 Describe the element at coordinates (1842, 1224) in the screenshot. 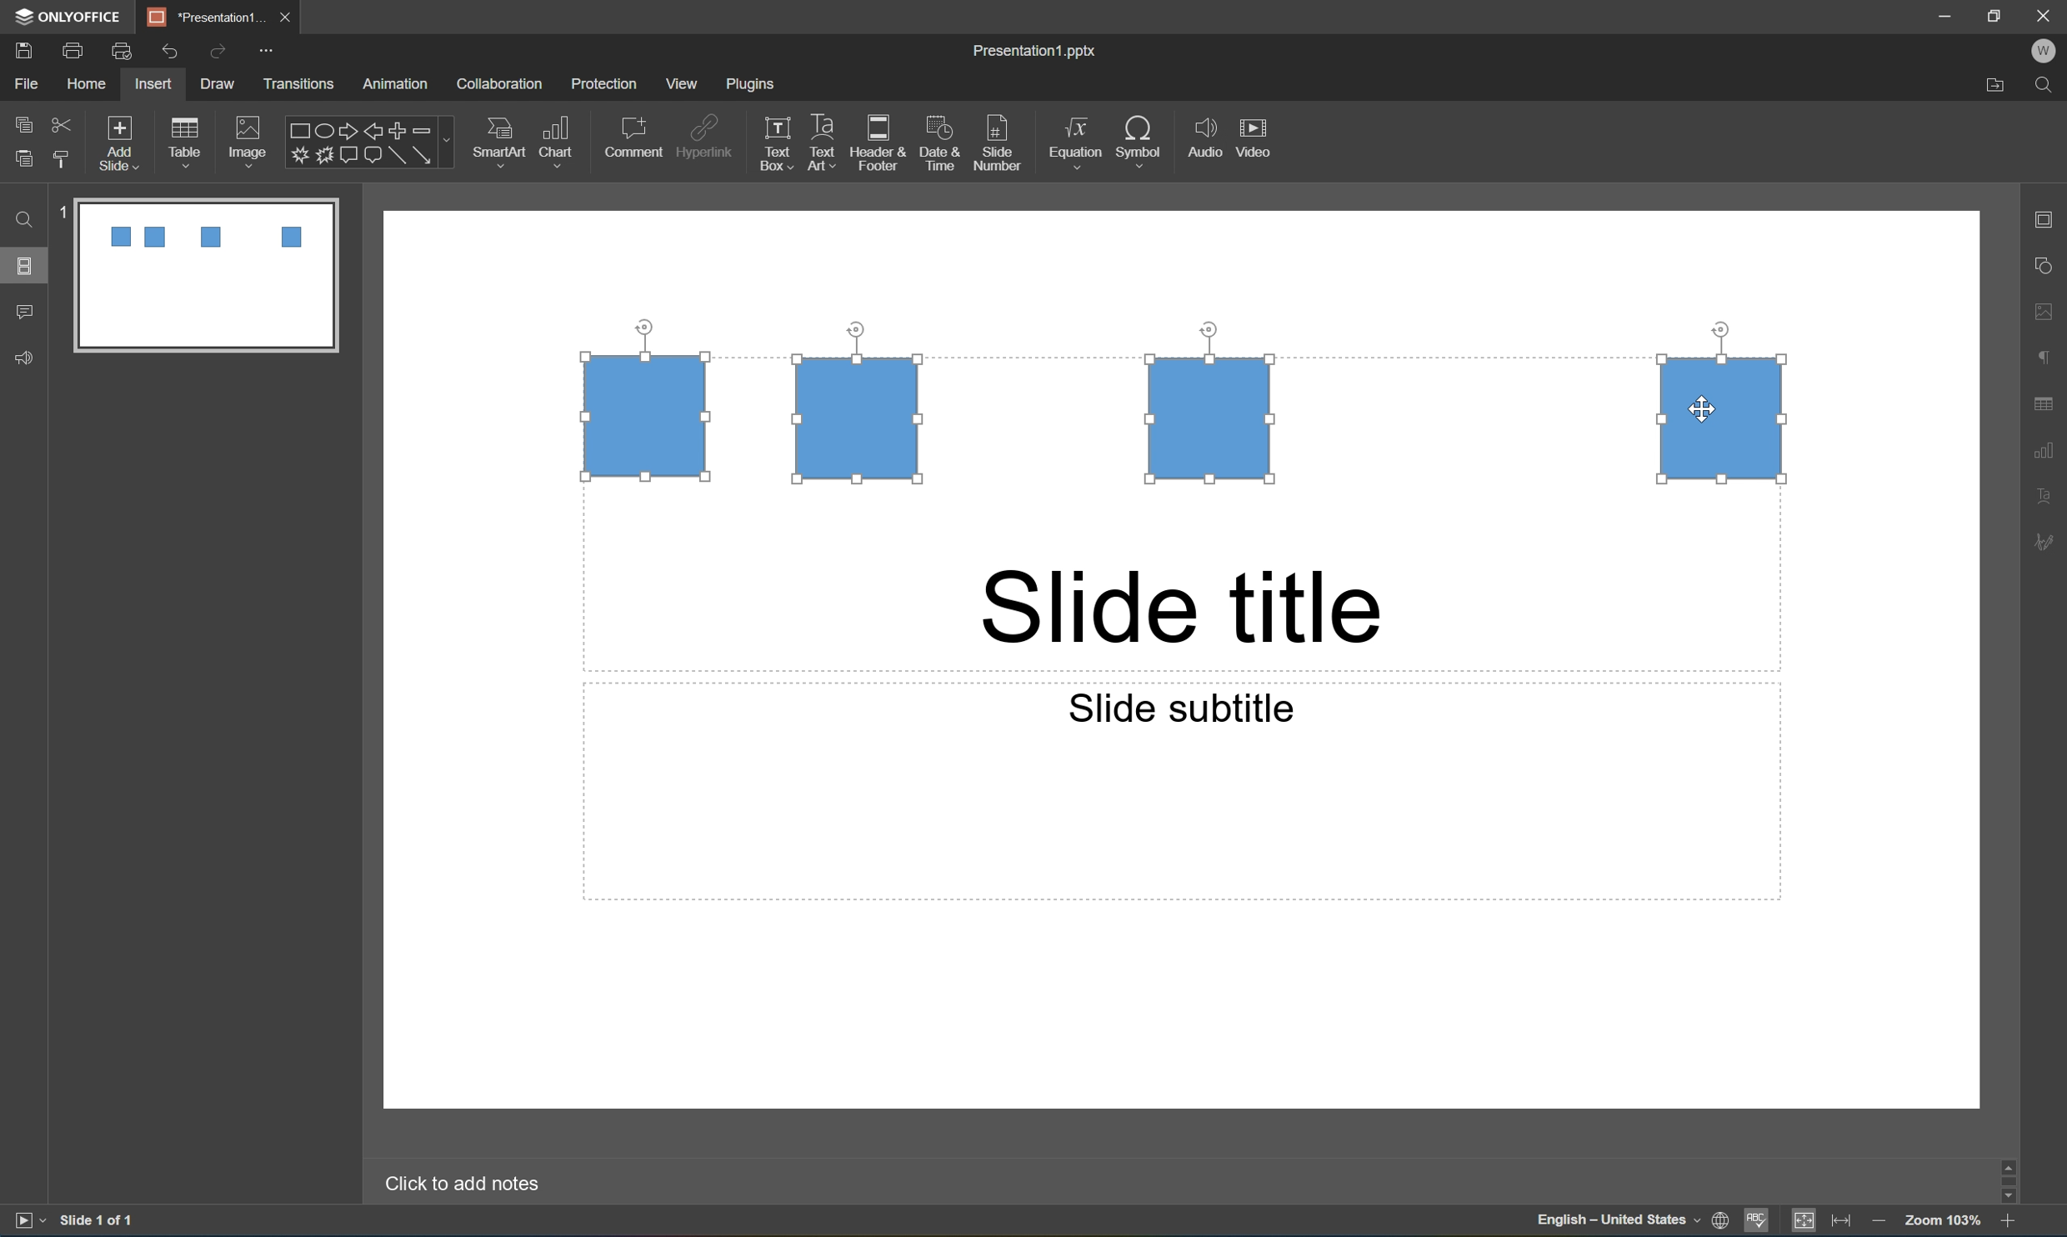

I see `fit to width` at that location.